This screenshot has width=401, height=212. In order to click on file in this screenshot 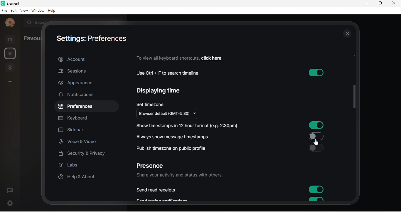, I will do `click(4, 10)`.